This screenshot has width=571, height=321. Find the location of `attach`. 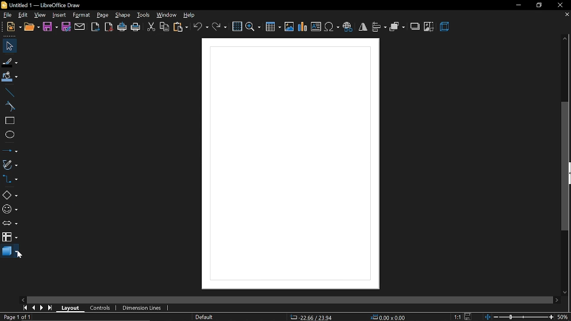

attach is located at coordinates (80, 27).